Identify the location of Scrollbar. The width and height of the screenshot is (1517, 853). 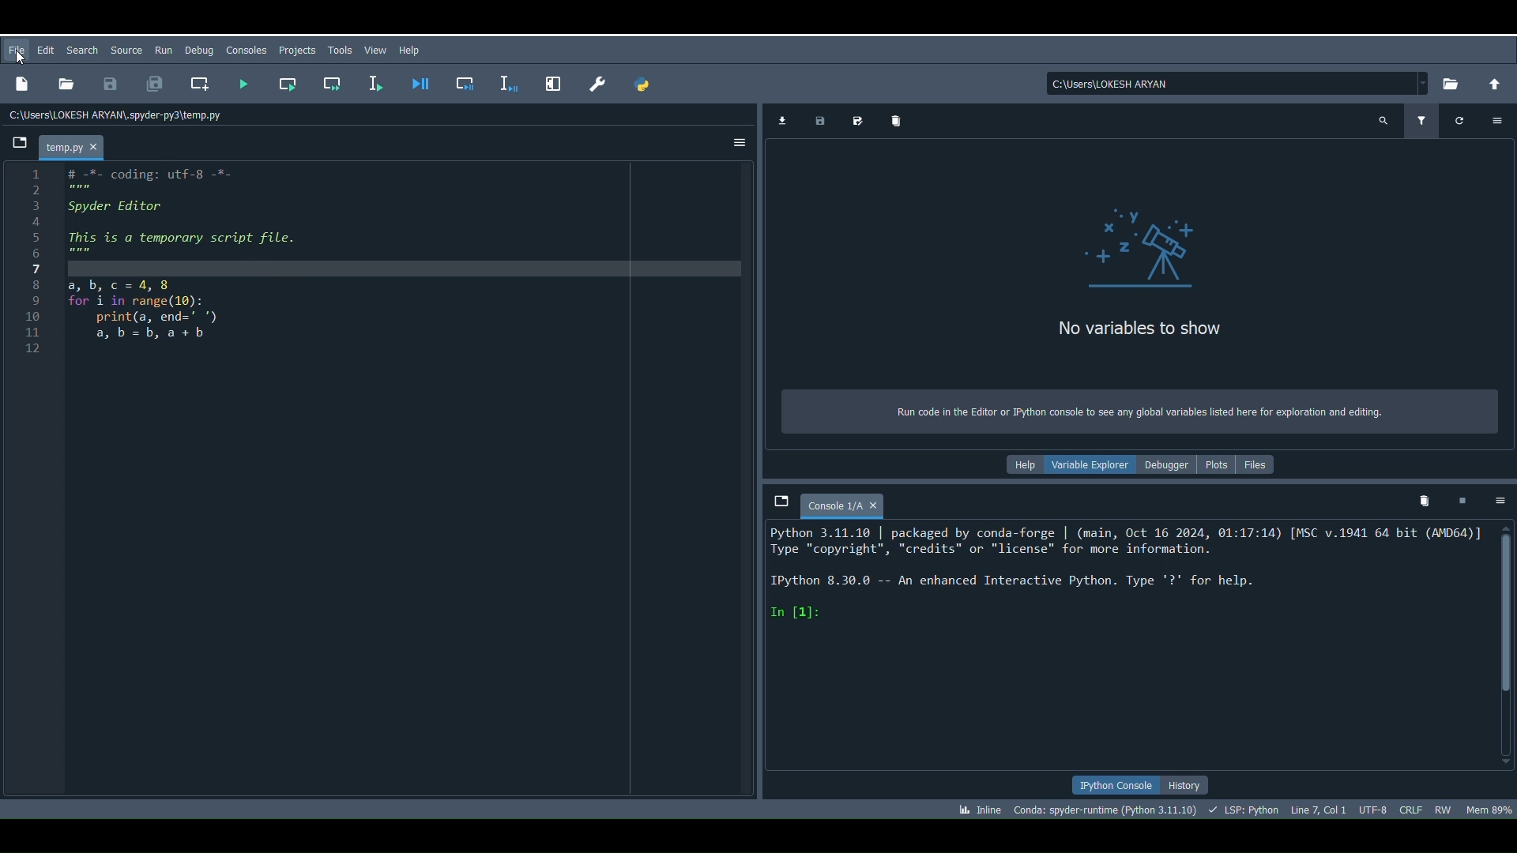
(1501, 644).